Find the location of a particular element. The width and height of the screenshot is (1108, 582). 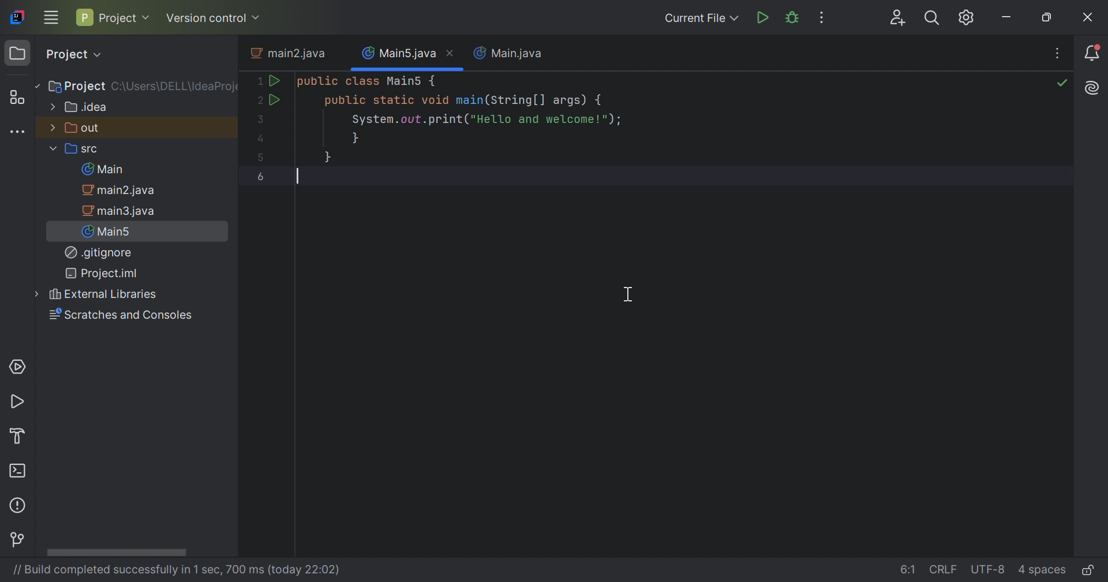

Project is located at coordinates (76, 87).